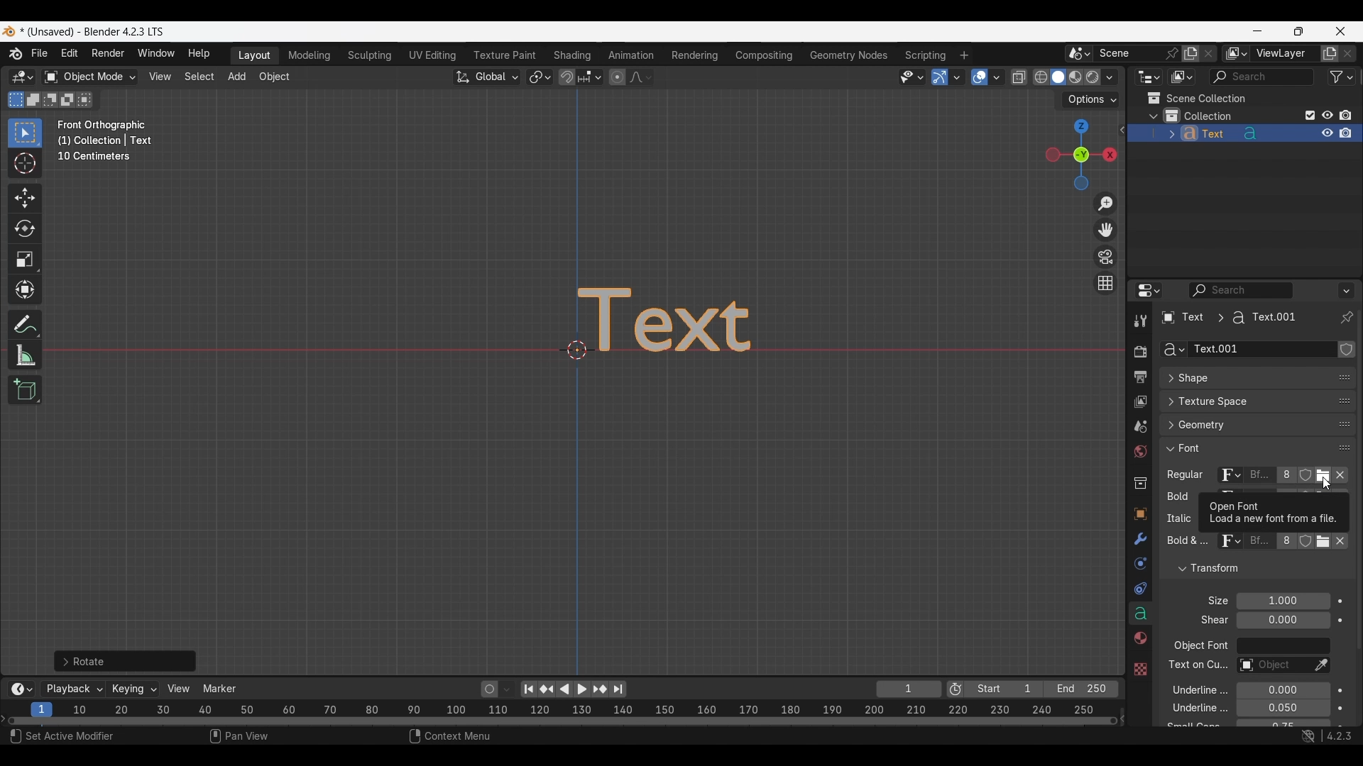 This screenshot has height=766, width=1363. What do you see at coordinates (254, 56) in the screenshot?
I see `Layout workspace, current selection` at bounding box center [254, 56].